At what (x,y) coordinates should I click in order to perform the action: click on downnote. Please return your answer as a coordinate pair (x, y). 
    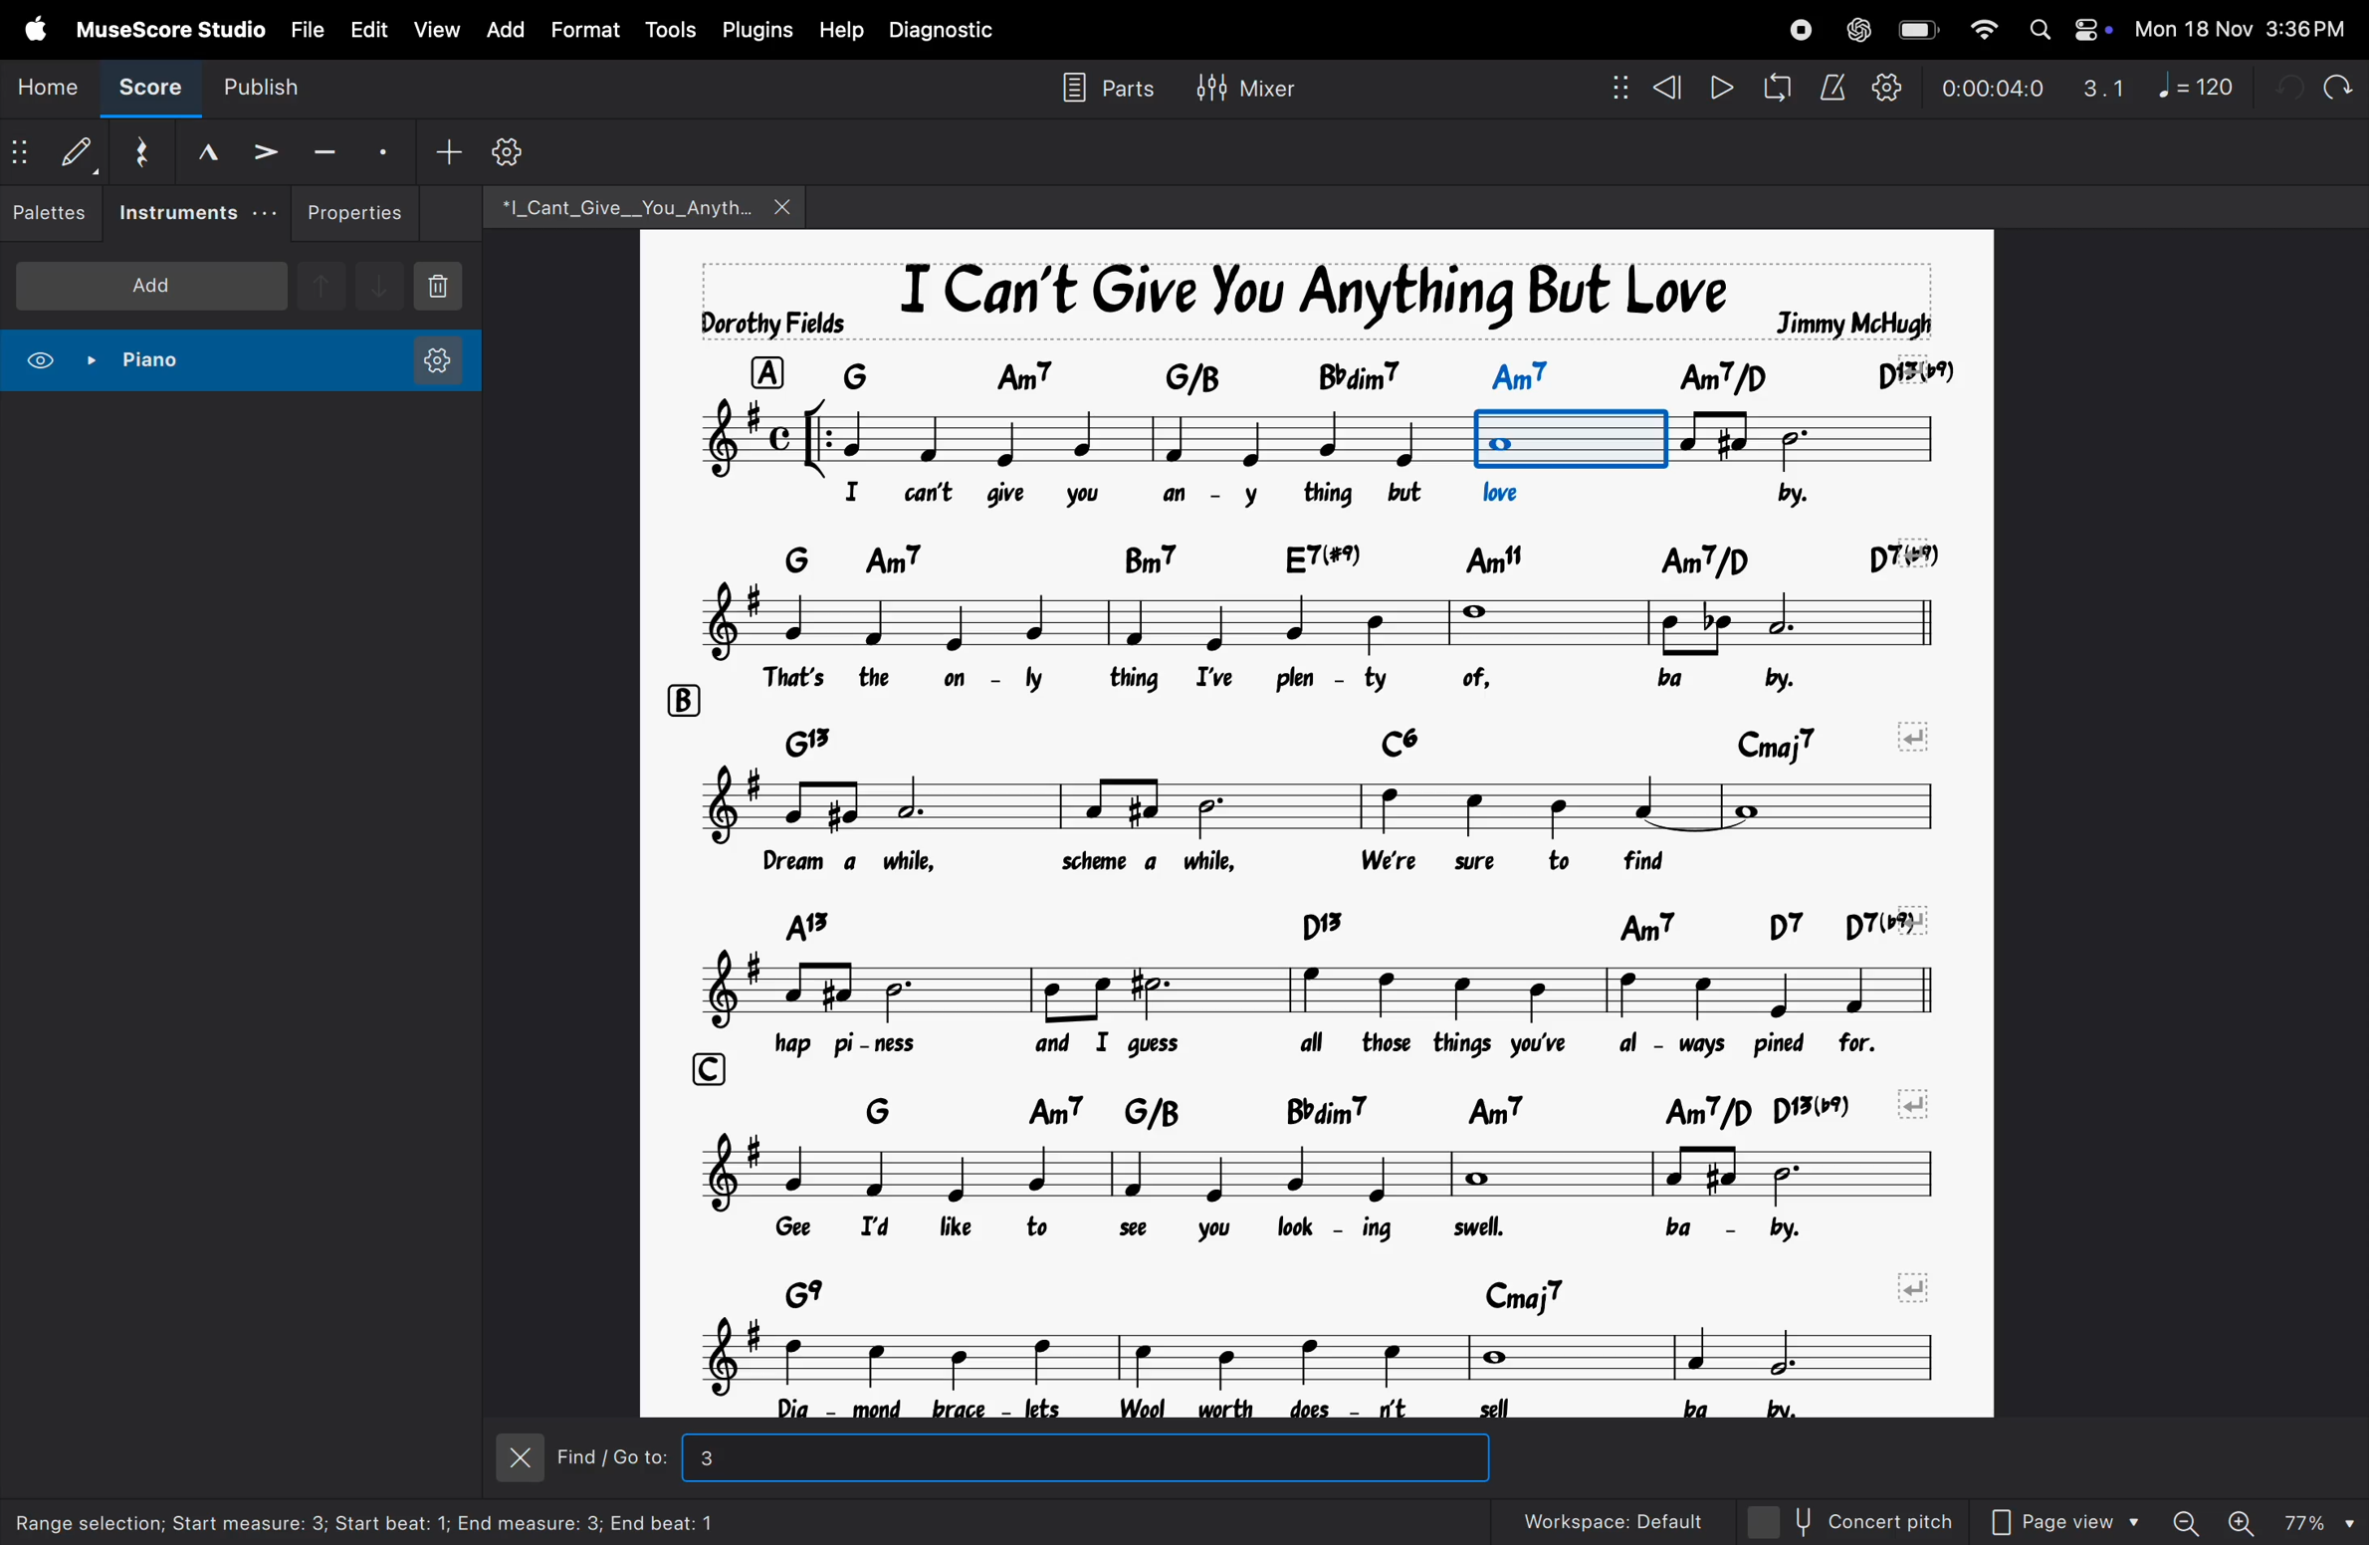
    Looking at the image, I should click on (376, 283).